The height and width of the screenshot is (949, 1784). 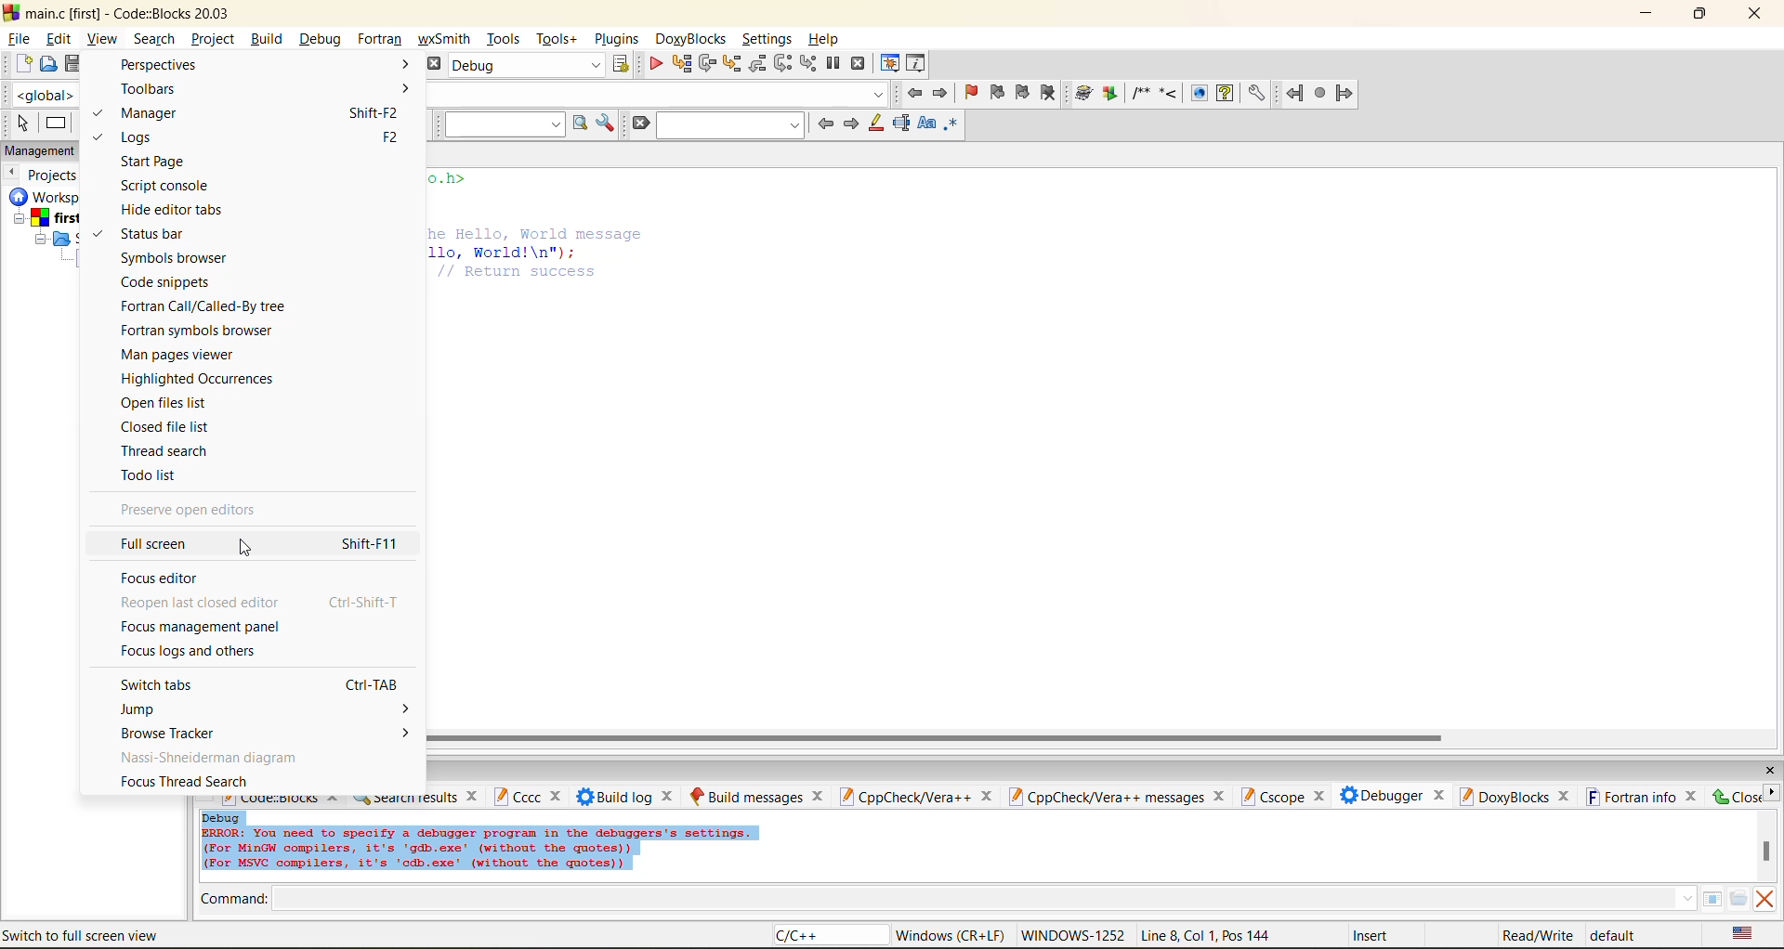 I want to click on Run doxywizard, so click(x=1082, y=95).